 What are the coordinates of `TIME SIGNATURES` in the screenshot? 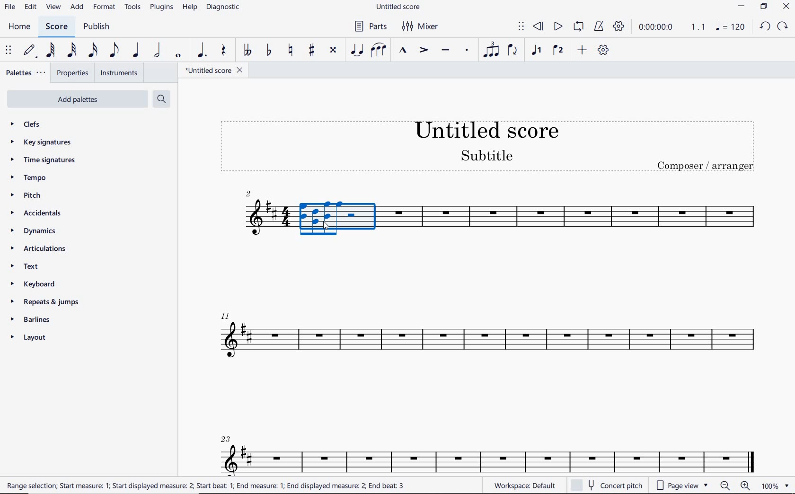 It's located at (44, 160).